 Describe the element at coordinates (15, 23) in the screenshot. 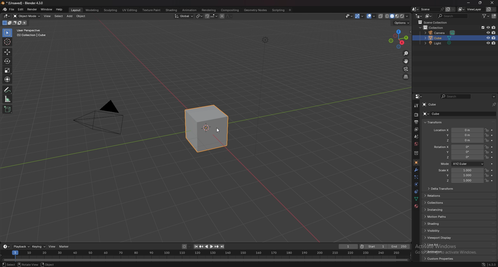

I see `modes` at that location.